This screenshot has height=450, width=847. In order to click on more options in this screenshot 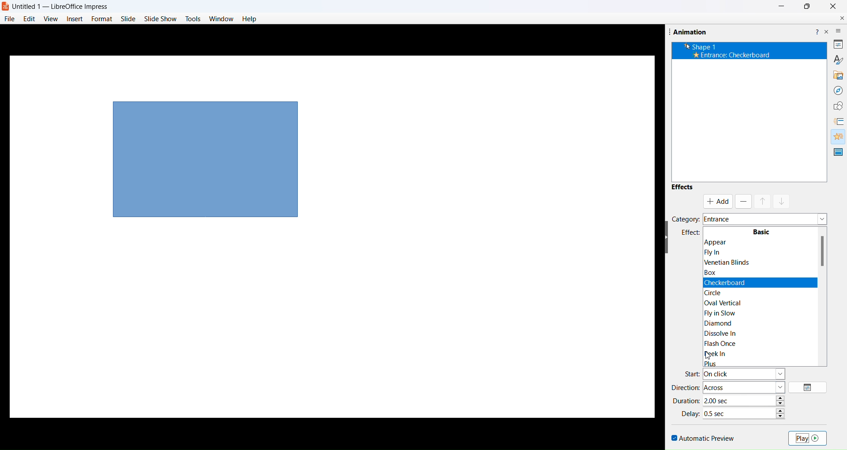, I will do `click(839, 30)`.